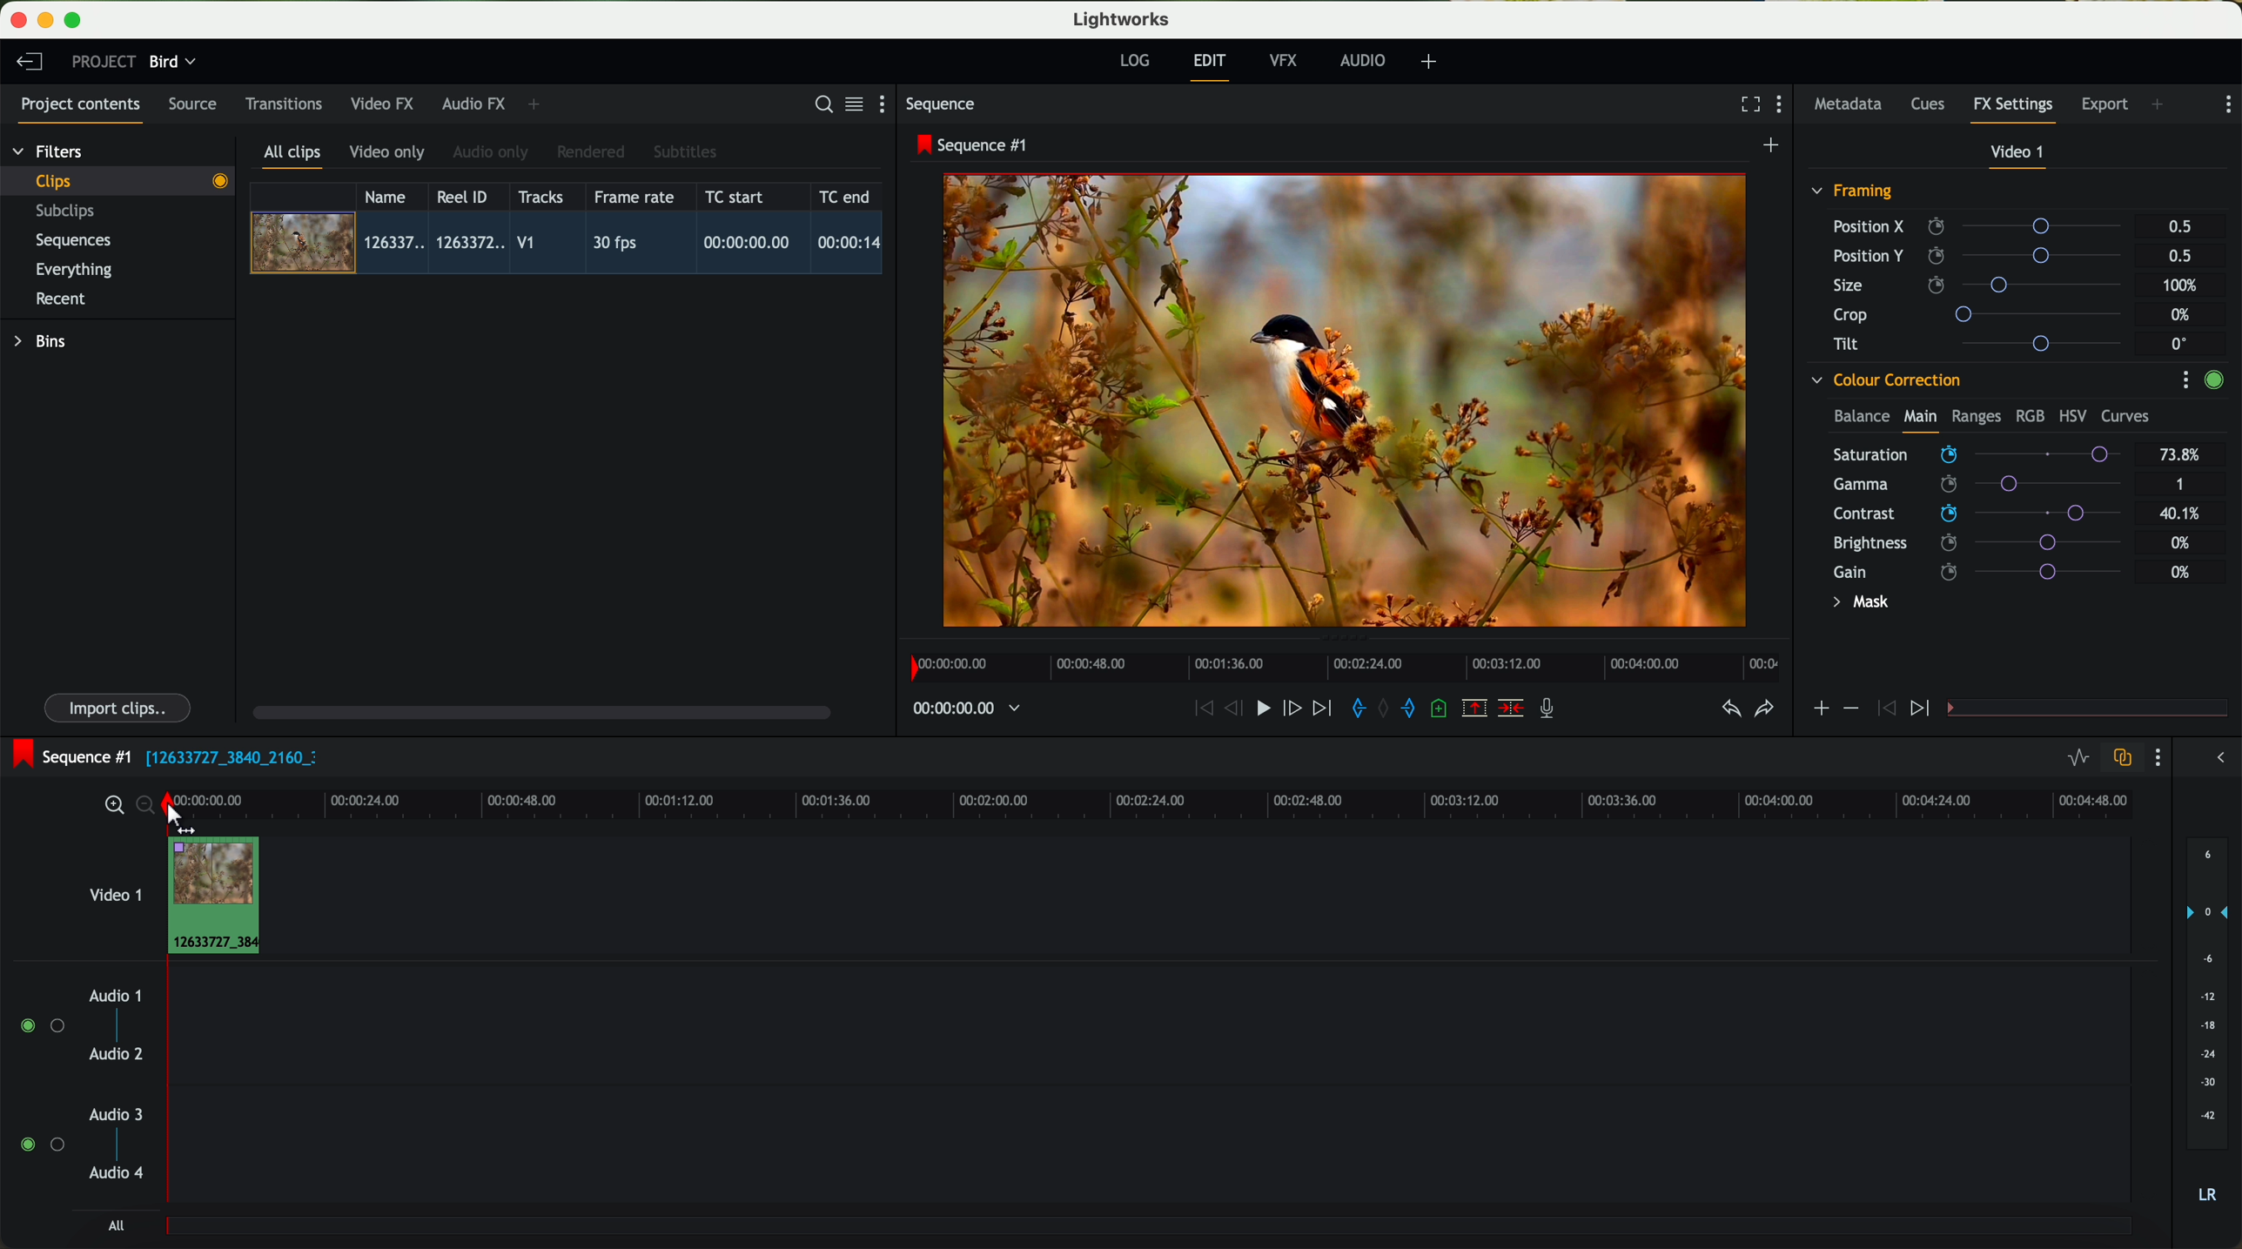 This screenshot has height=1249, width=2242. What do you see at coordinates (1985, 343) in the screenshot?
I see `tilt` at bounding box center [1985, 343].